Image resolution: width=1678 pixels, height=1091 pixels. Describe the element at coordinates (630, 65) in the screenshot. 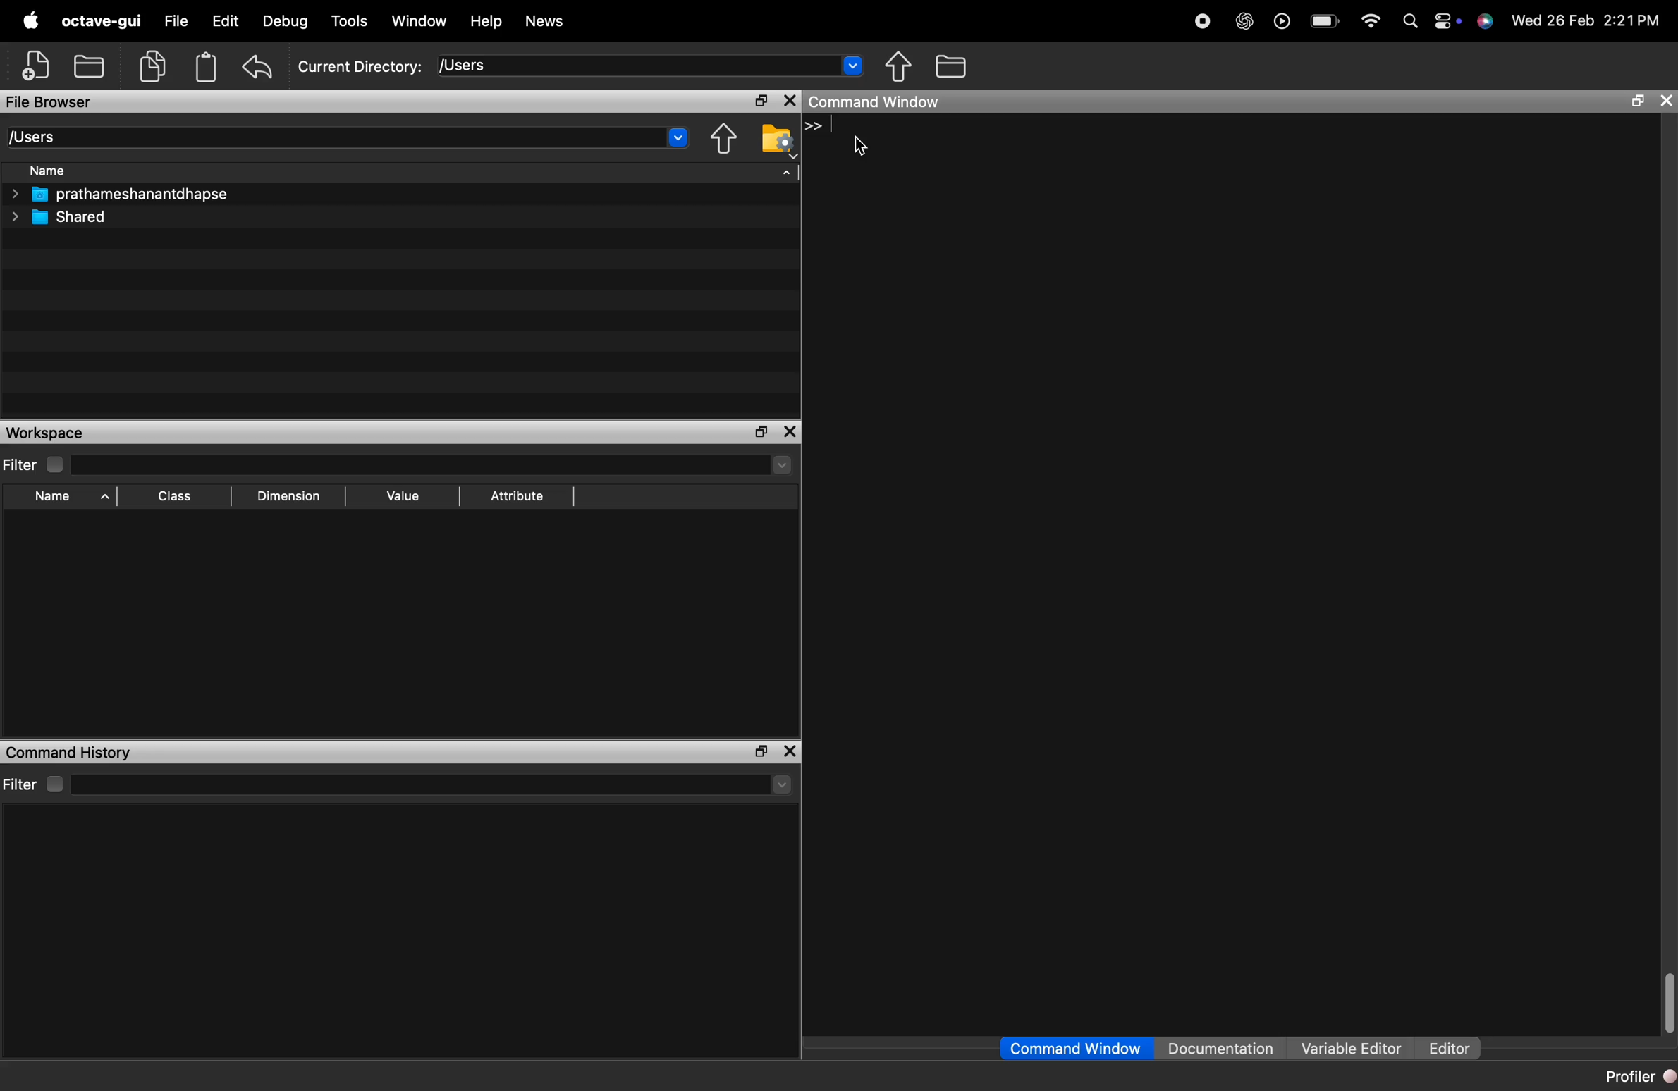

I see `enter directory name` at that location.